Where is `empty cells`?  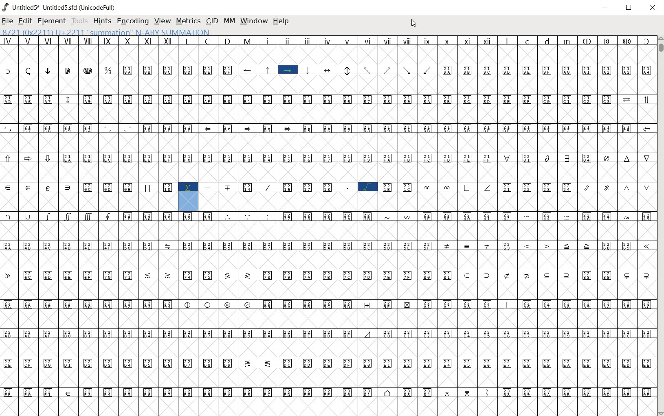 empty cells is located at coordinates (330, 114).